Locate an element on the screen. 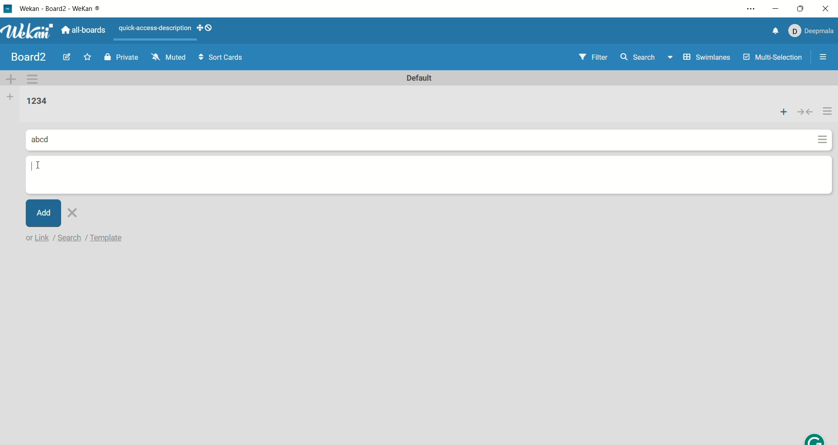 The height and width of the screenshot is (445, 838). add list is located at coordinates (9, 96).